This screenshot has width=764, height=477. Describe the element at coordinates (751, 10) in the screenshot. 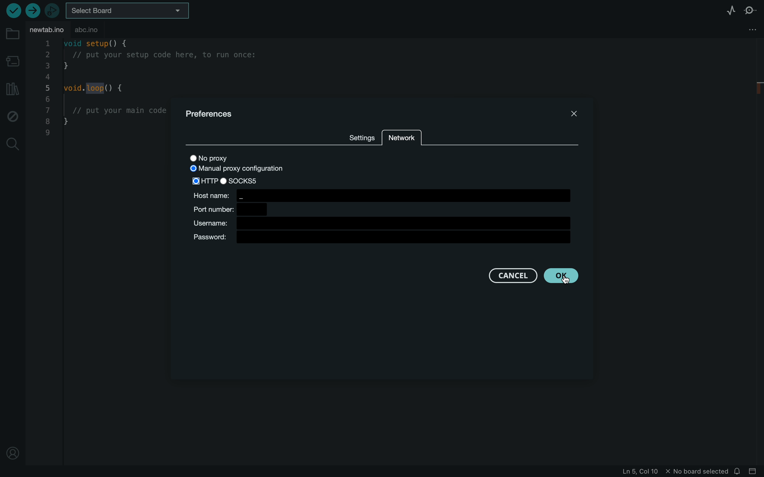

I see `serial monitor` at that location.